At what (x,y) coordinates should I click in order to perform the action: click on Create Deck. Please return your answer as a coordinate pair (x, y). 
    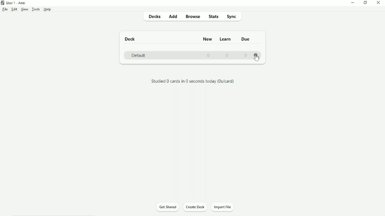
    Looking at the image, I should click on (196, 207).